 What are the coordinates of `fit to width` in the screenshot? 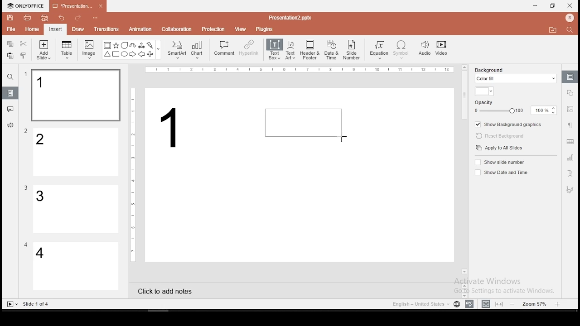 It's located at (484, 303).